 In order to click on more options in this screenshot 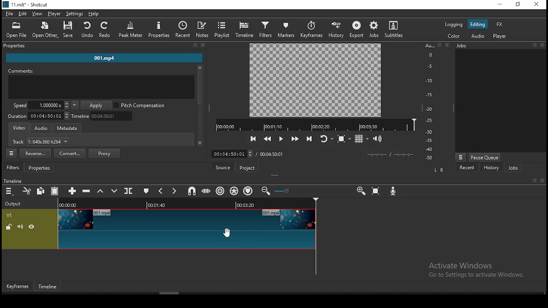, I will do `click(460, 157)`.